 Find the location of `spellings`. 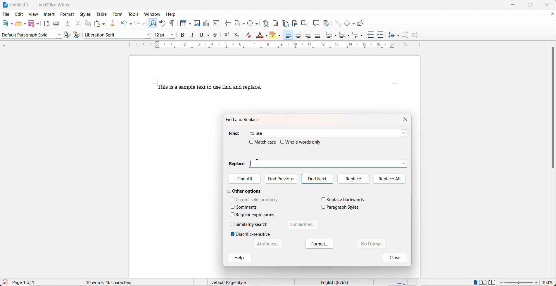

spellings is located at coordinates (163, 22).